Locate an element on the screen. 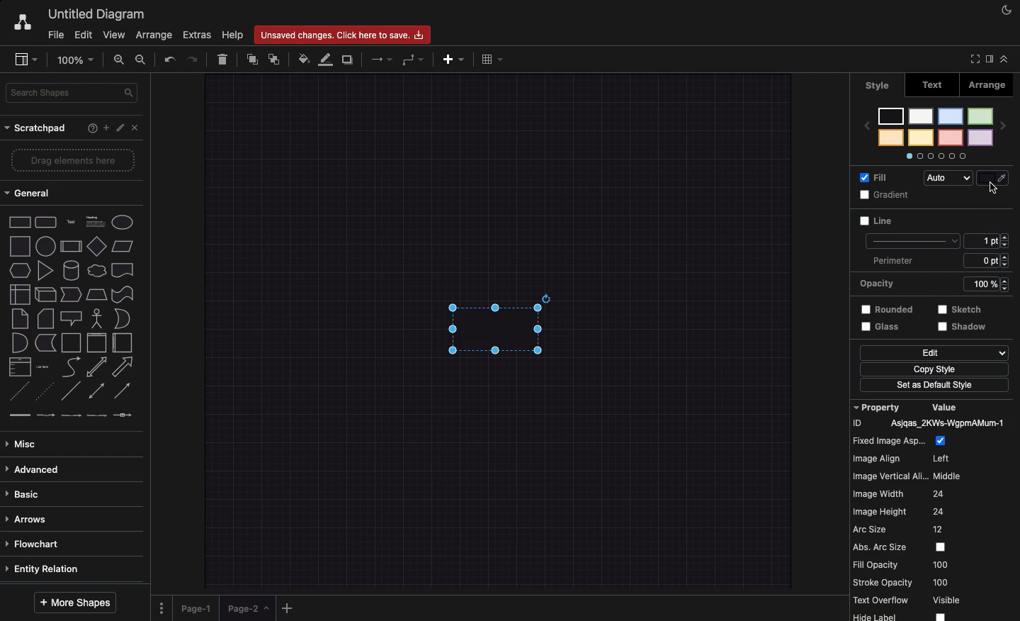  Arrows is located at coordinates (30, 517).